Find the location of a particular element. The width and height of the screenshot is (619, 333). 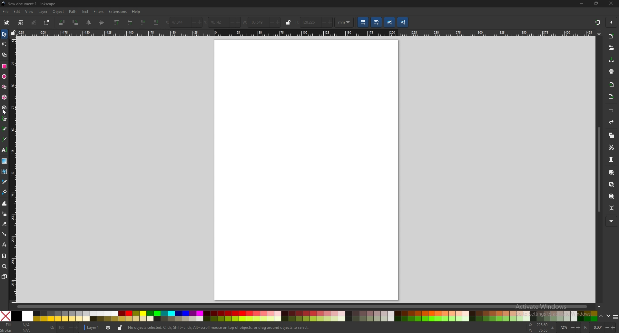

undo is located at coordinates (611, 110).